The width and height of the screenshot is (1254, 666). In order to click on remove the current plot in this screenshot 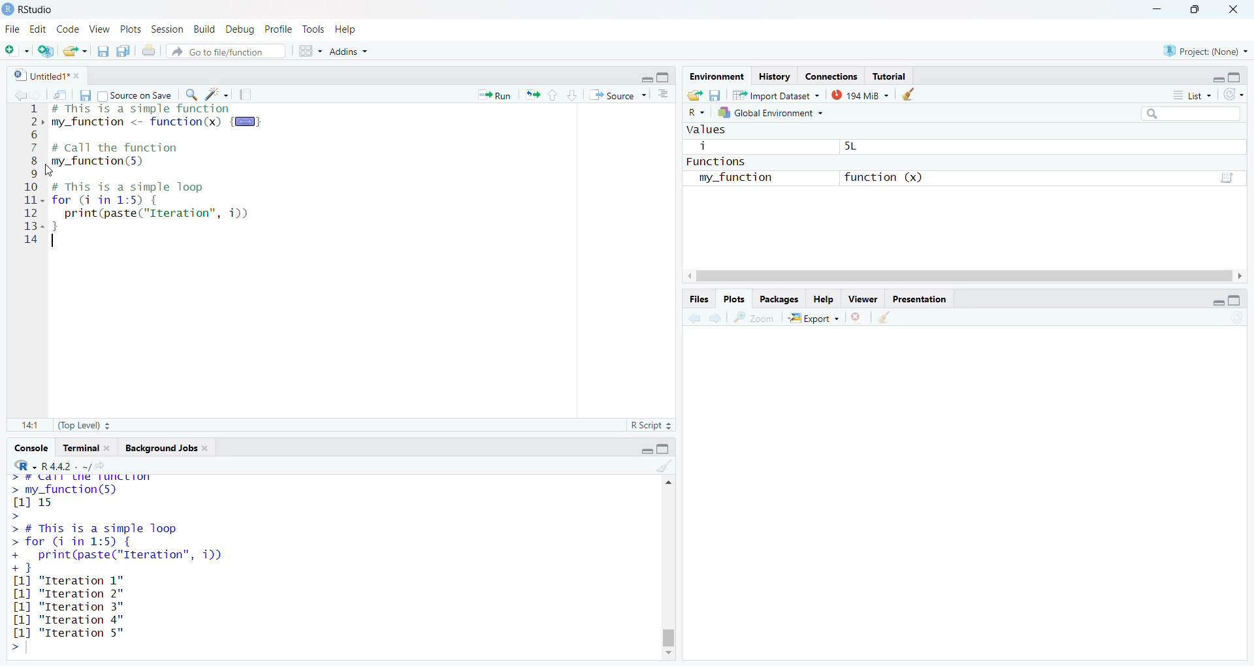, I will do `click(858, 317)`.